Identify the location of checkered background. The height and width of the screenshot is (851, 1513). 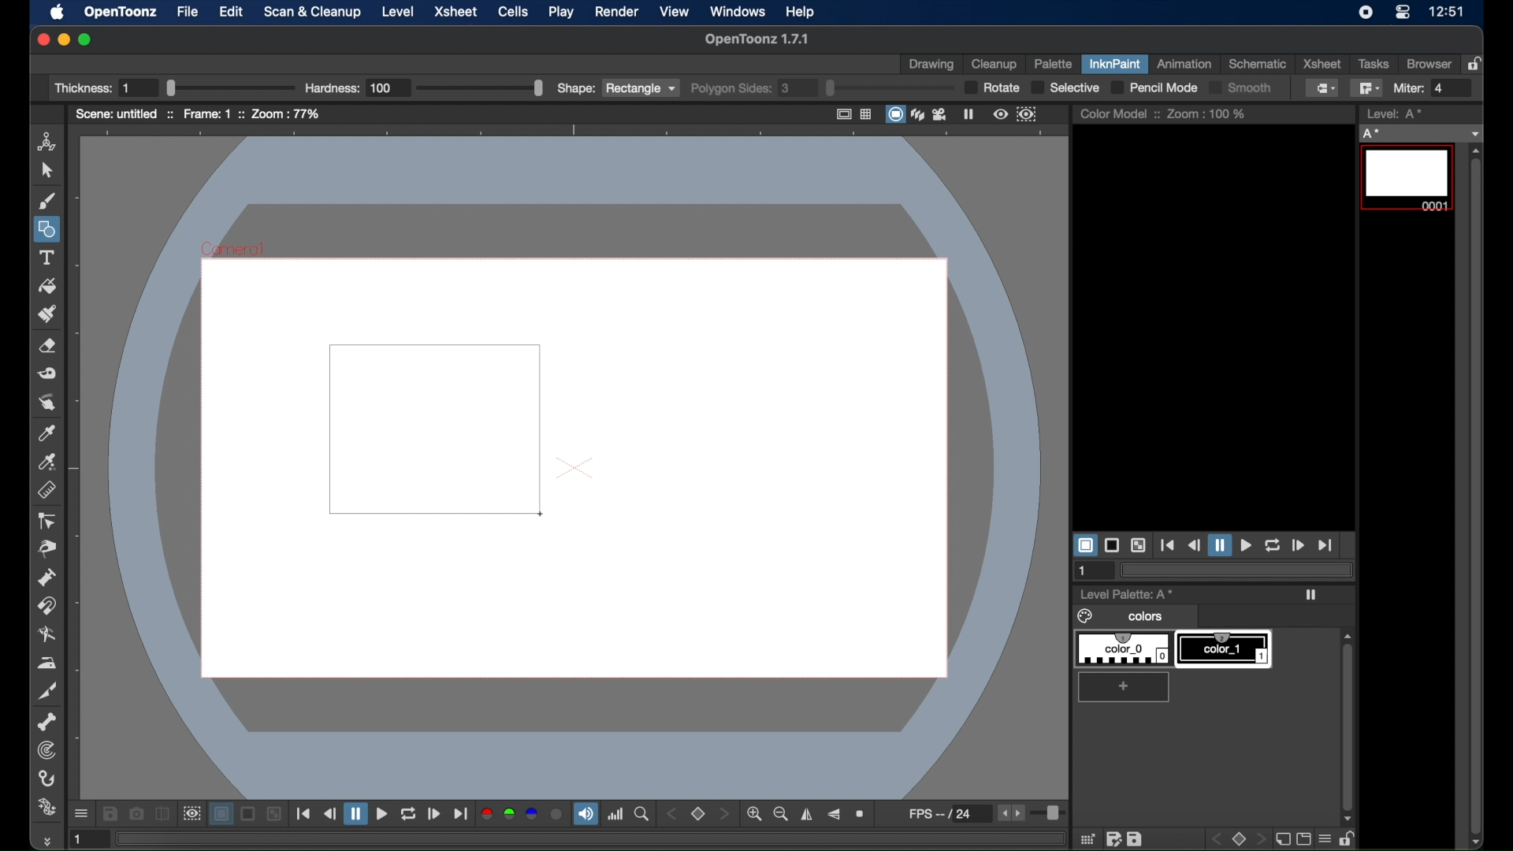
(273, 814).